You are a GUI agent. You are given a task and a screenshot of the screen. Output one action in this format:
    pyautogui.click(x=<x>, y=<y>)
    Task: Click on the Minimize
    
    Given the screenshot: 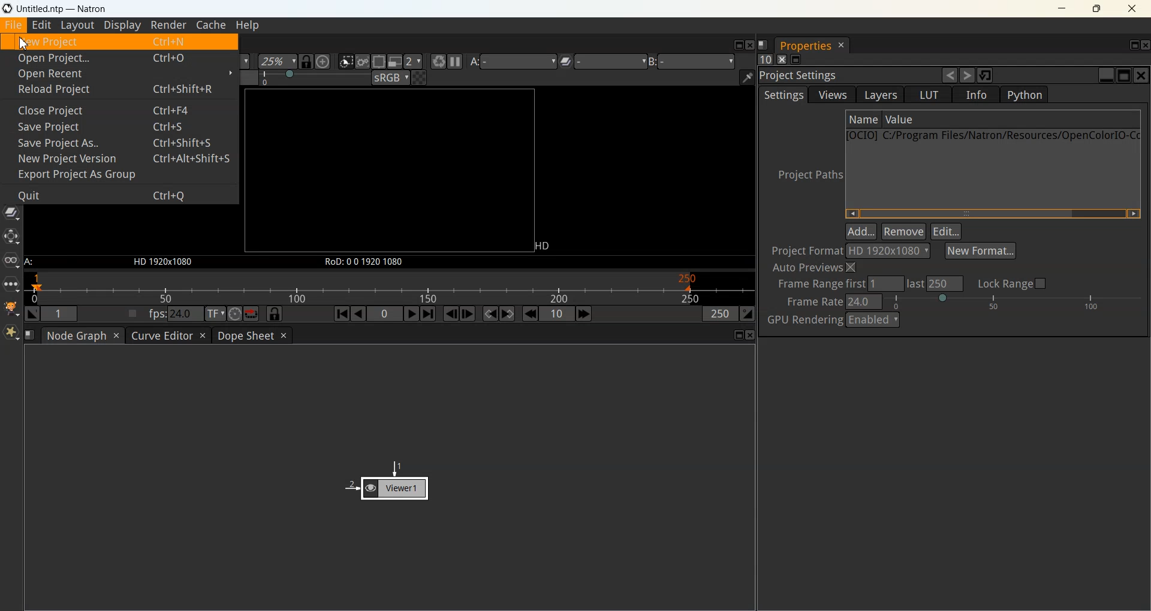 What is the action you would take?
    pyautogui.click(x=1060, y=8)
    